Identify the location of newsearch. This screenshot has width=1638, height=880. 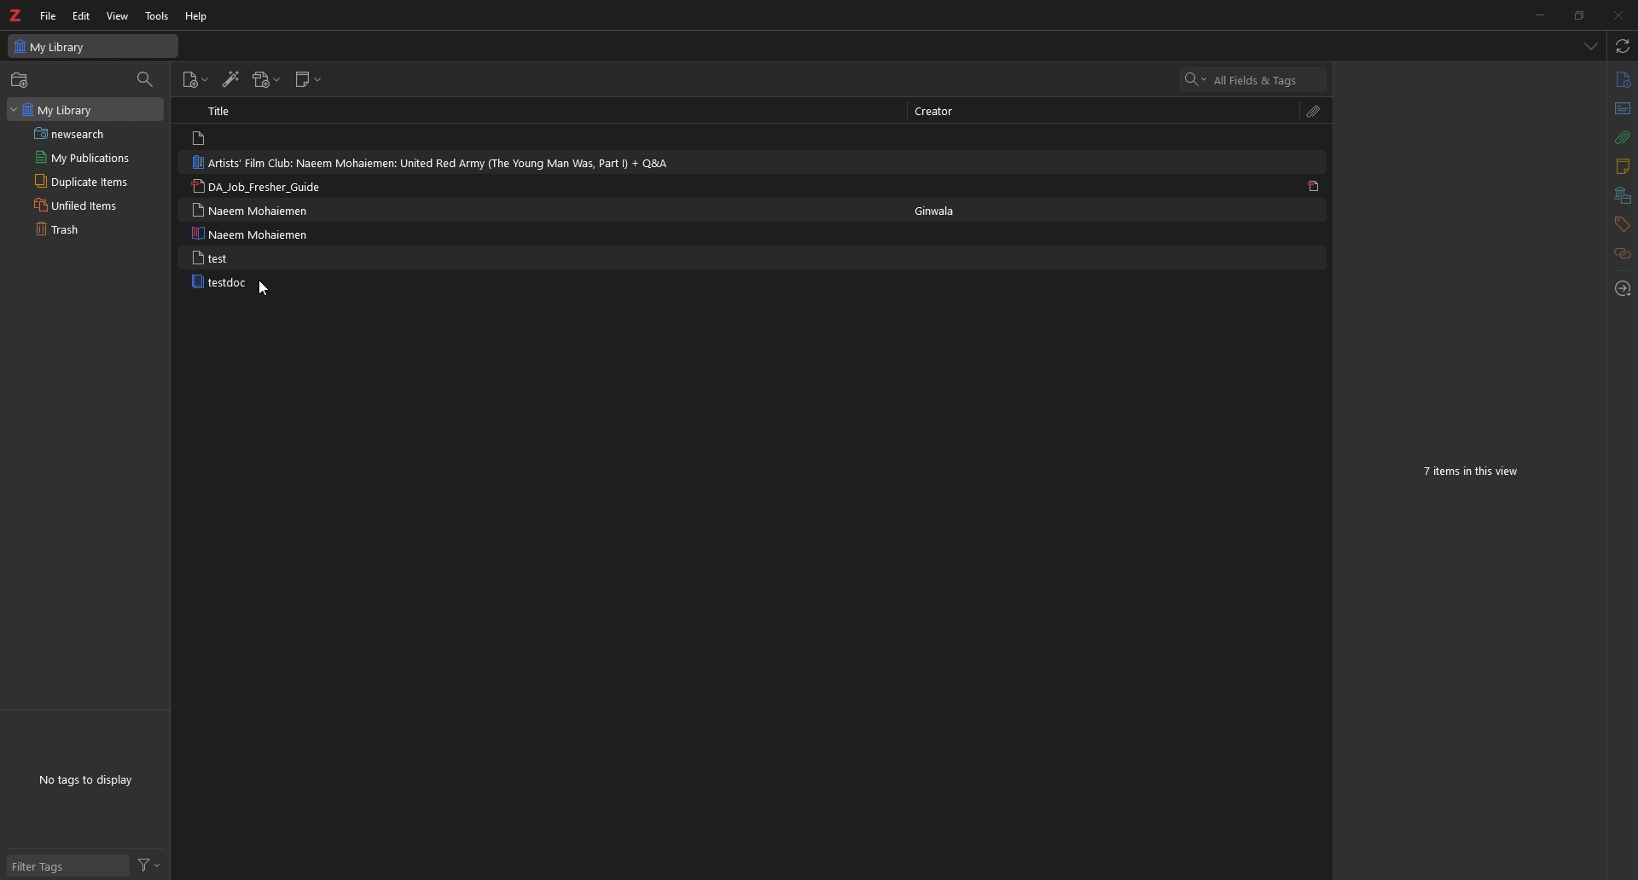
(71, 135).